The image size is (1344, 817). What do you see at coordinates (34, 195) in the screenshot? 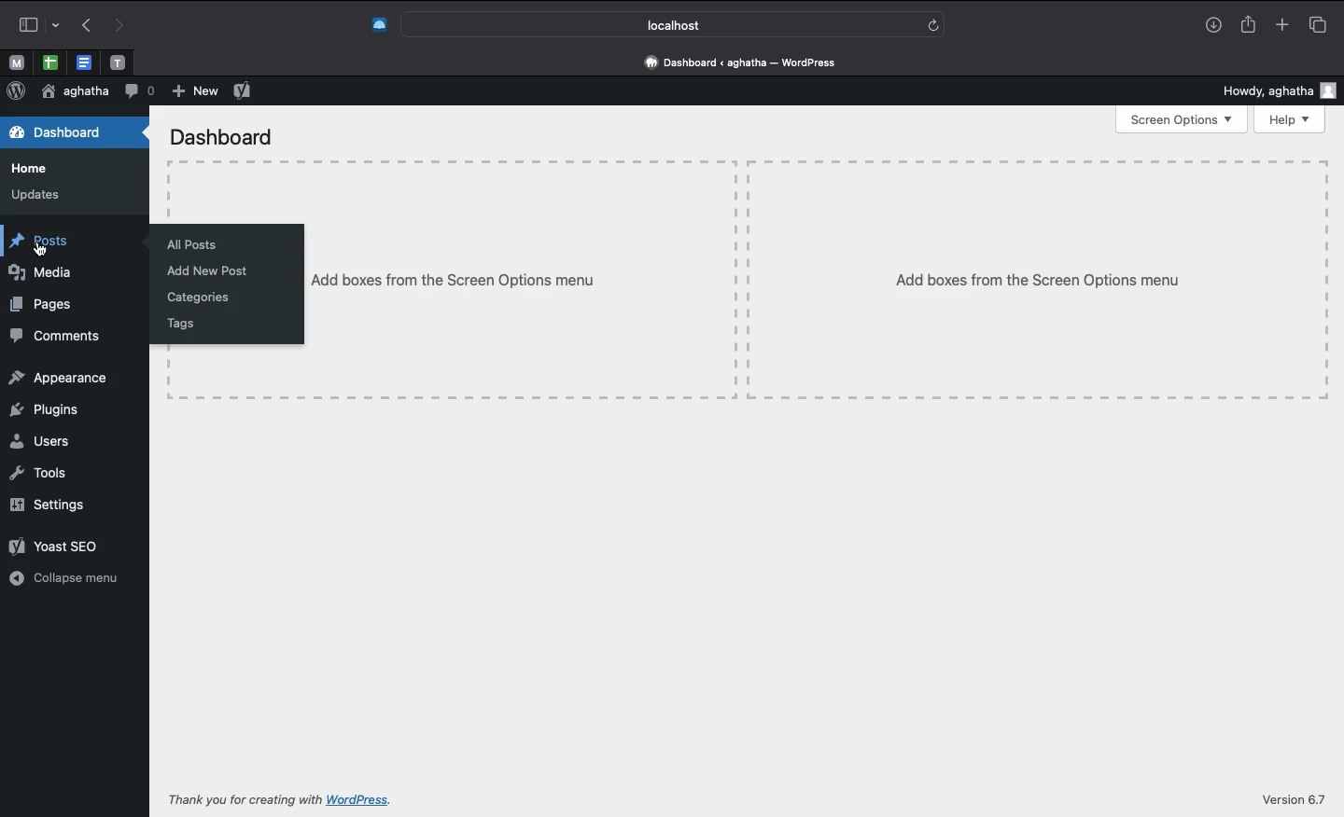
I see `Updates` at bounding box center [34, 195].